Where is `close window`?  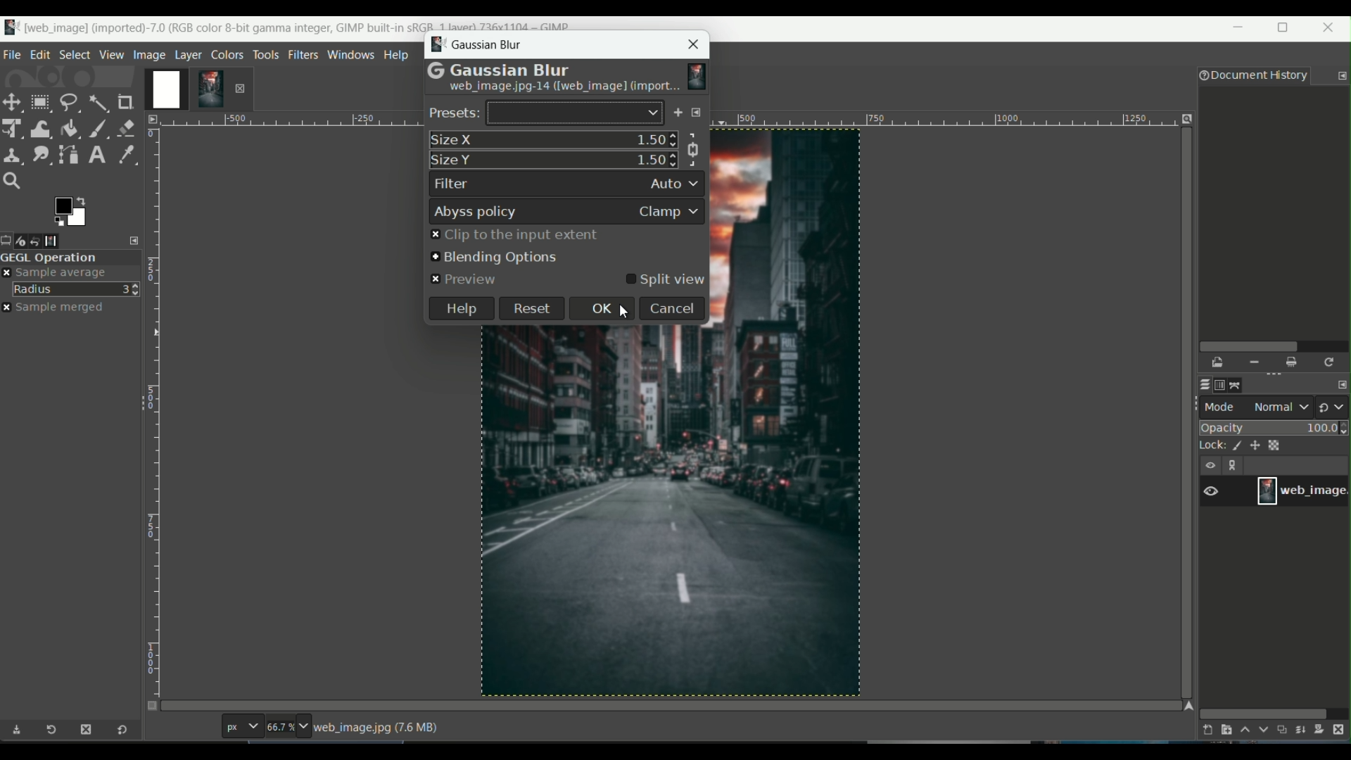
close window is located at coordinates (694, 44).